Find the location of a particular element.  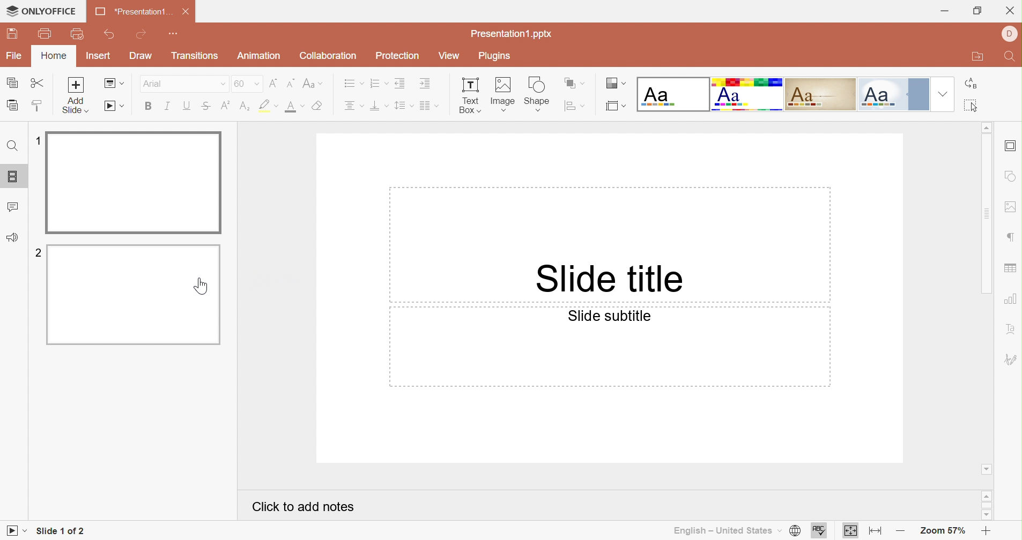

View is located at coordinates (448, 56).